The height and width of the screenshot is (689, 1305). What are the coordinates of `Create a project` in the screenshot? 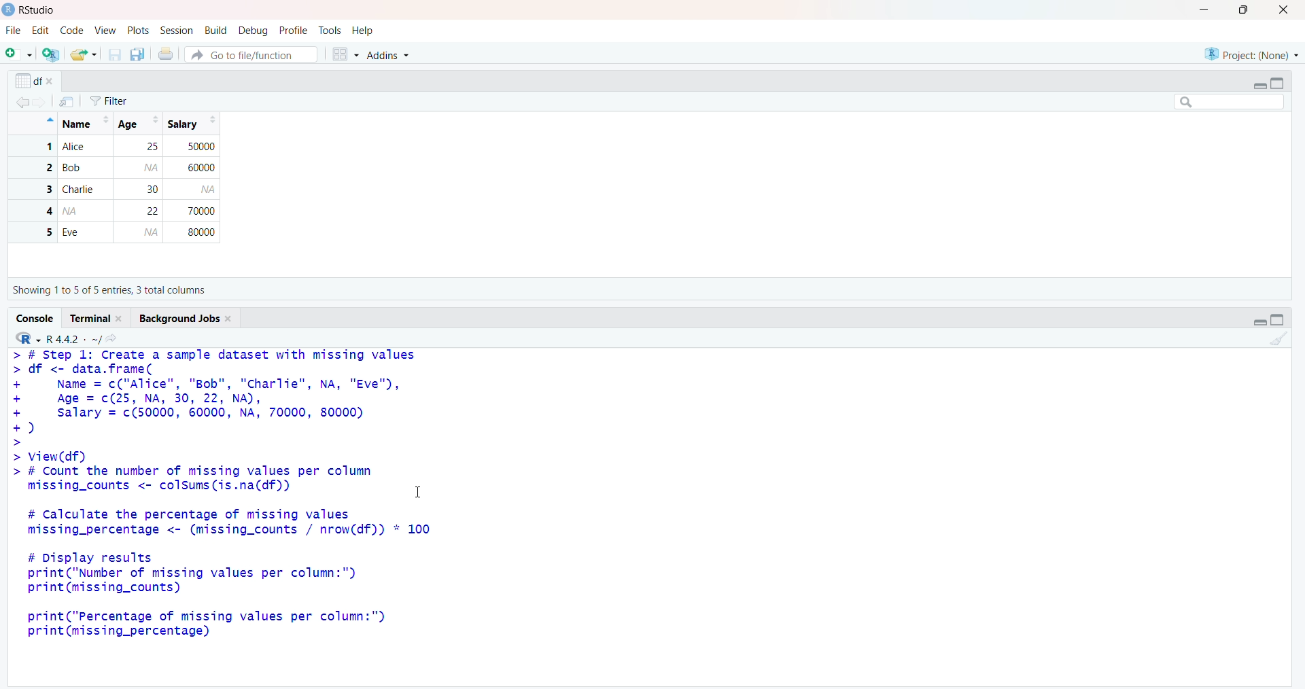 It's located at (49, 54).